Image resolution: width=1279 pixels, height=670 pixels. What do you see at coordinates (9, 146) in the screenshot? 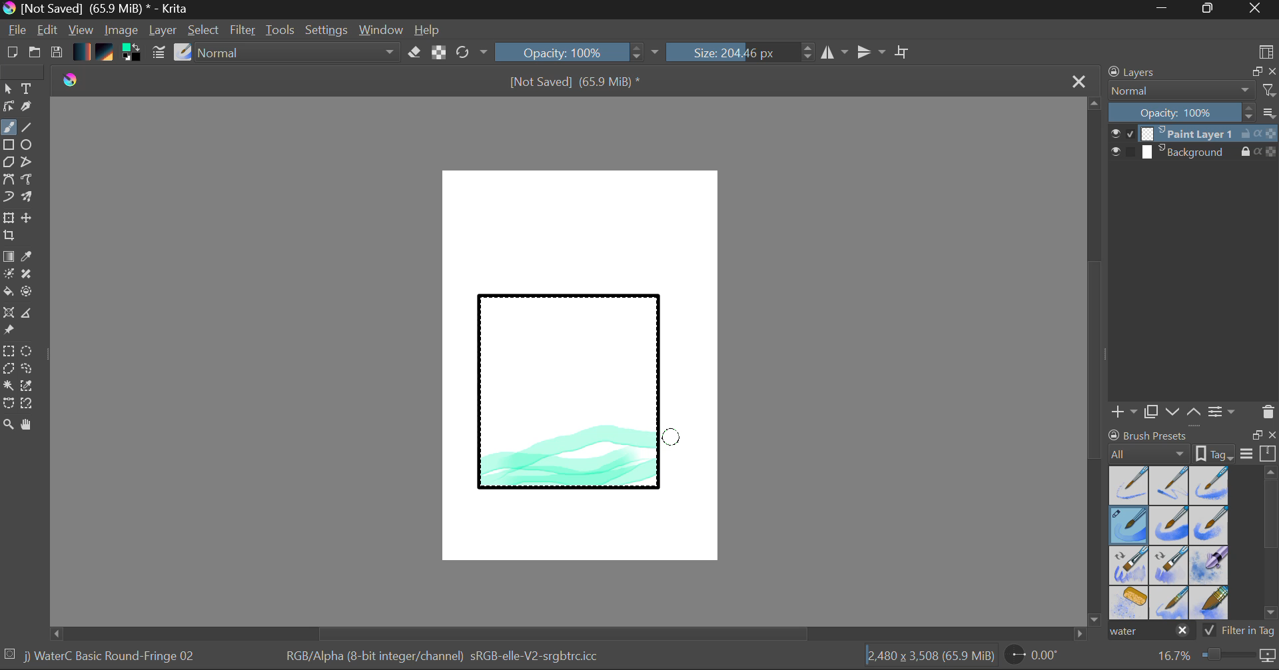
I see `Rectangle` at bounding box center [9, 146].